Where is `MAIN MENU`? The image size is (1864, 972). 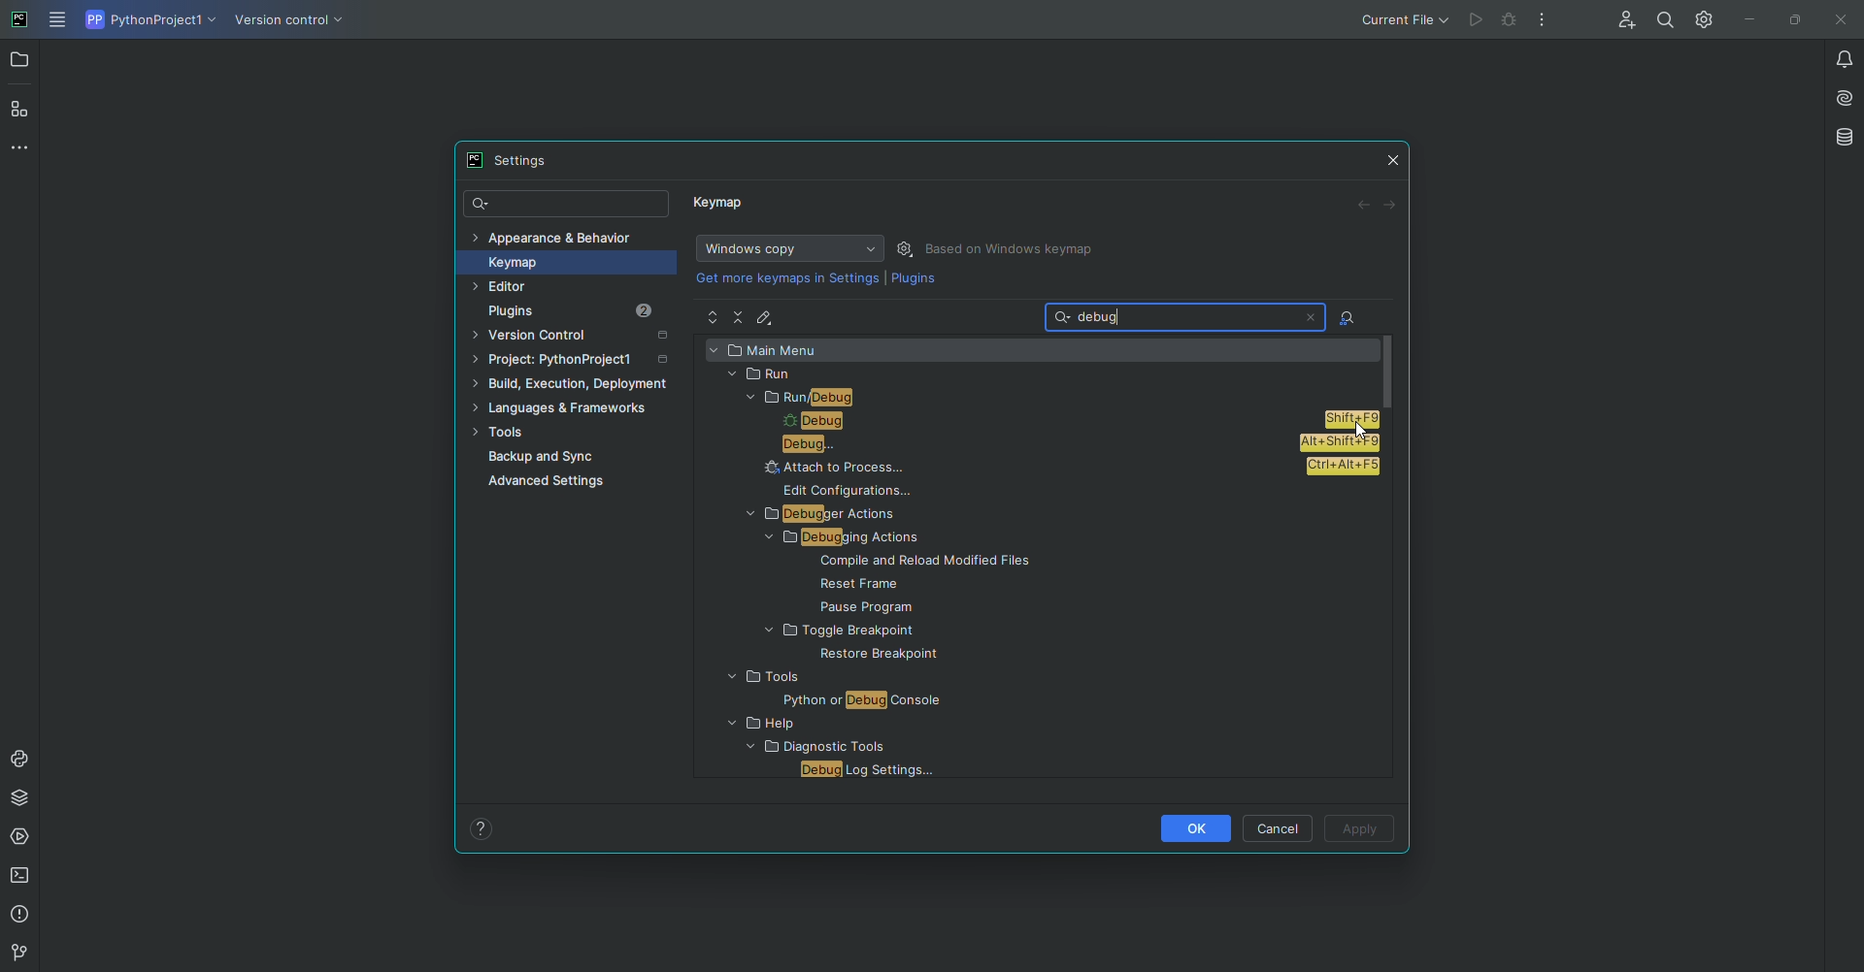 MAIN MENU is located at coordinates (1040, 349).